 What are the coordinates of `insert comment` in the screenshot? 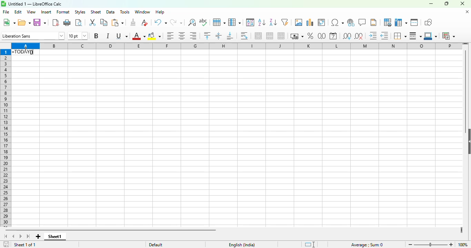 It's located at (362, 22).